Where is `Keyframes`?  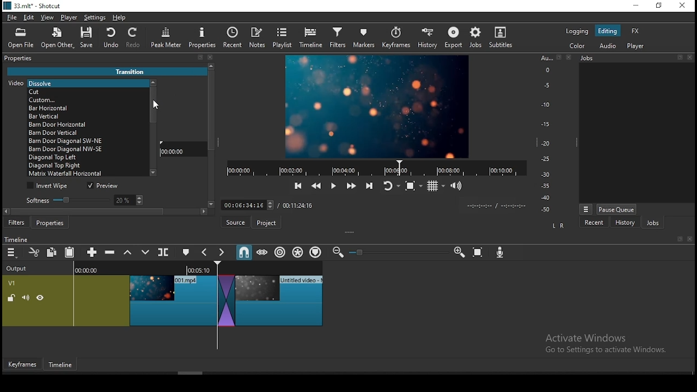
Keyframes is located at coordinates (21, 365).